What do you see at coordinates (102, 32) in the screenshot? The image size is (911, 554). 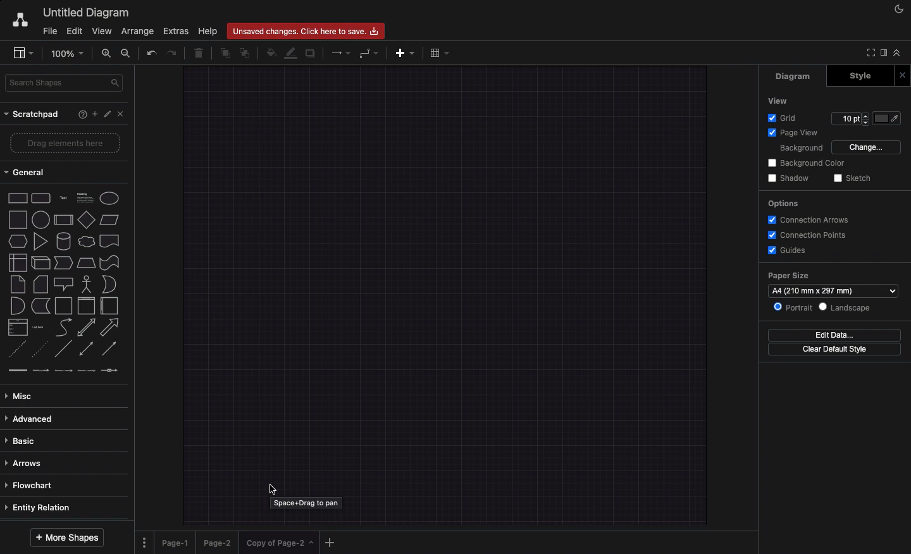 I see `View` at bounding box center [102, 32].